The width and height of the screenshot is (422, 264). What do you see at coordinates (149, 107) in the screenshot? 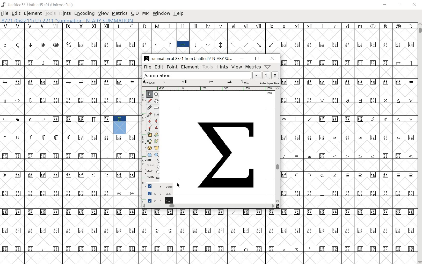
I see `cut splines in two` at bounding box center [149, 107].